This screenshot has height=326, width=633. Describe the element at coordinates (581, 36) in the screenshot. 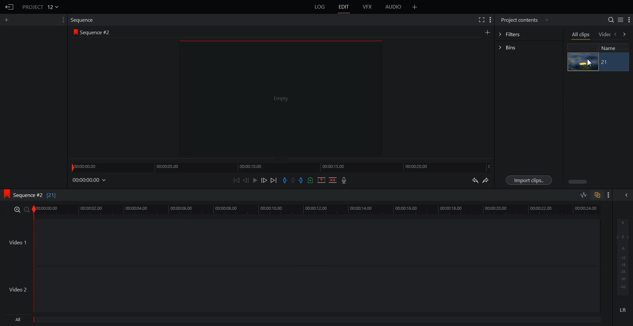

I see `All clips` at that location.